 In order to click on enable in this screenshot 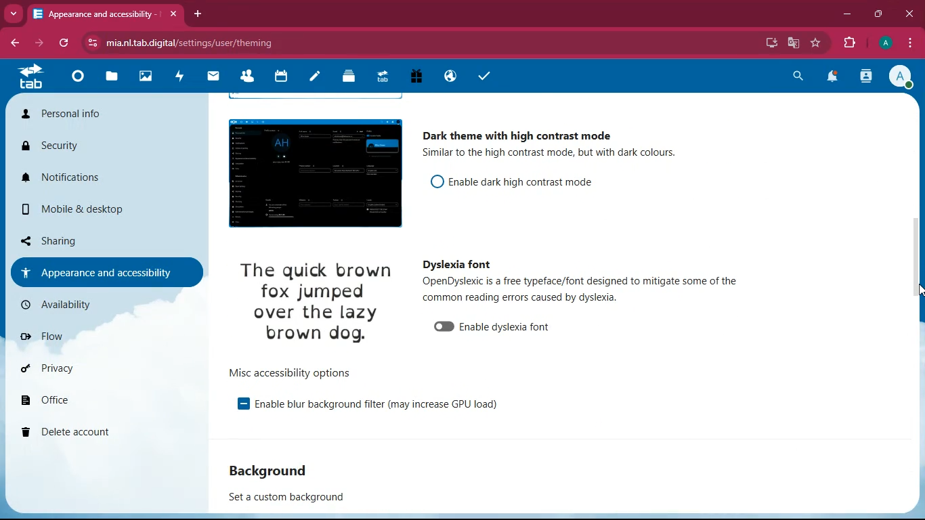, I will do `click(508, 329)`.